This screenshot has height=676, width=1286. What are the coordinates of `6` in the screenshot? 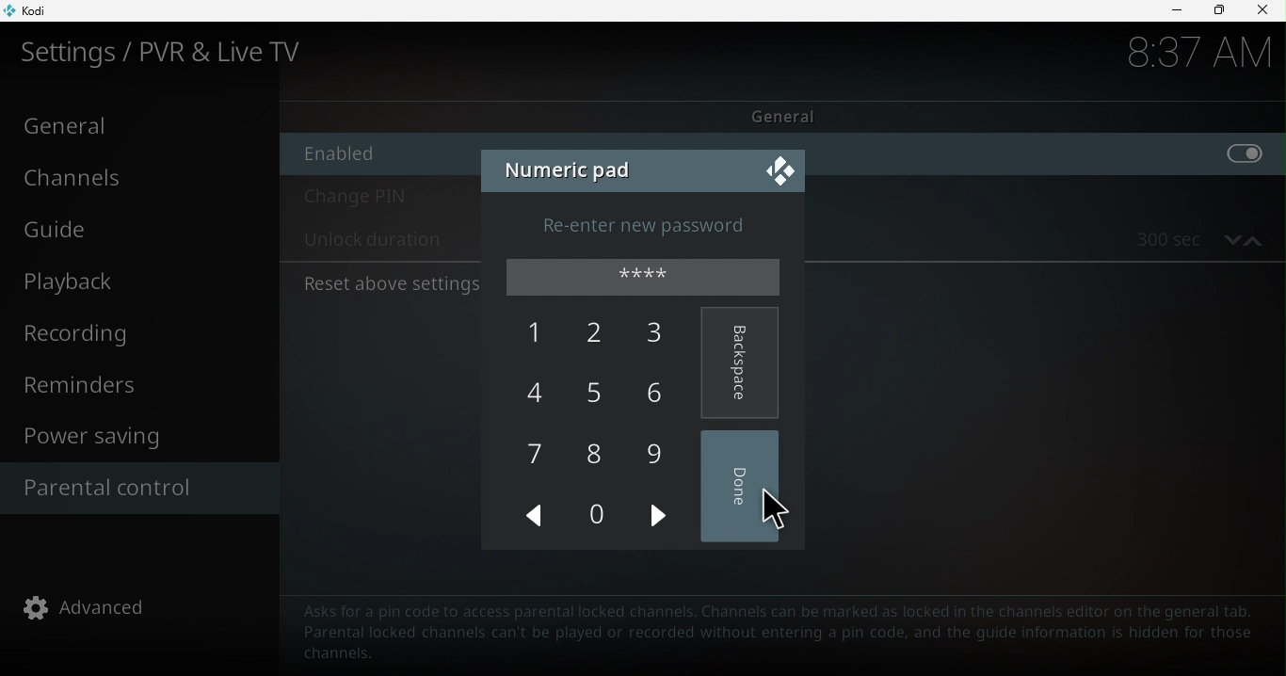 It's located at (668, 392).